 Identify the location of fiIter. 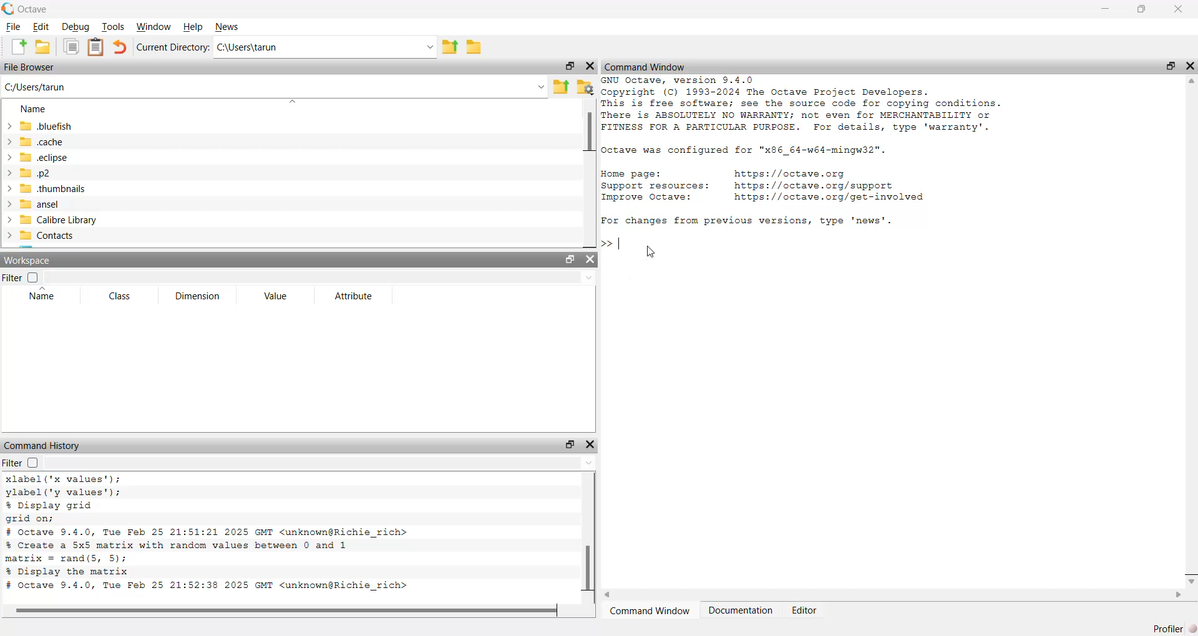
(29, 463).